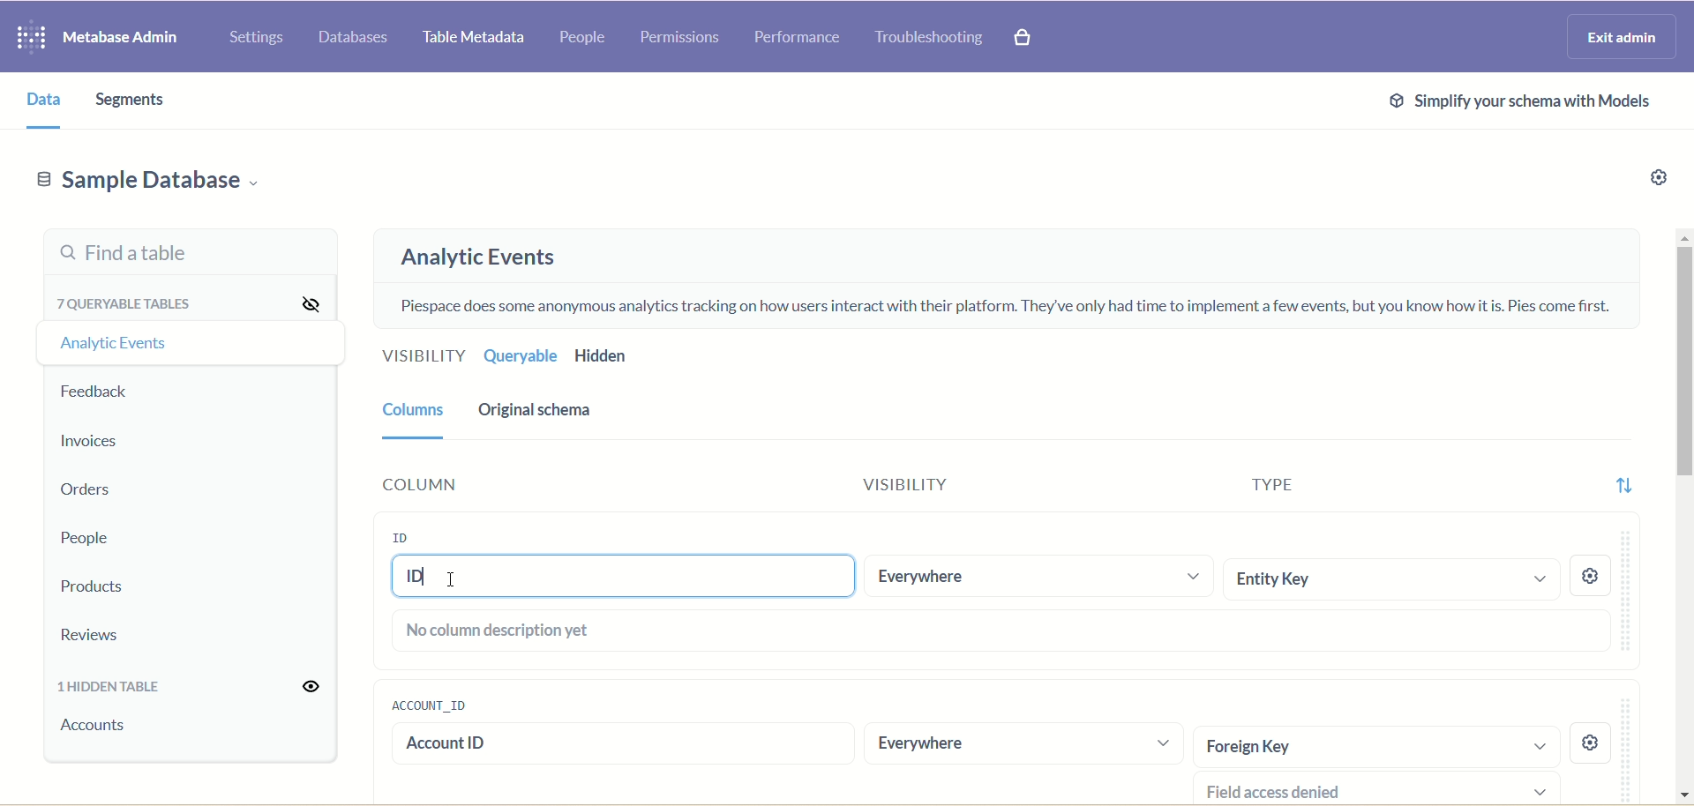  What do you see at coordinates (581, 743) in the screenshot?
I see `account id` at bounding box center [581, 743].